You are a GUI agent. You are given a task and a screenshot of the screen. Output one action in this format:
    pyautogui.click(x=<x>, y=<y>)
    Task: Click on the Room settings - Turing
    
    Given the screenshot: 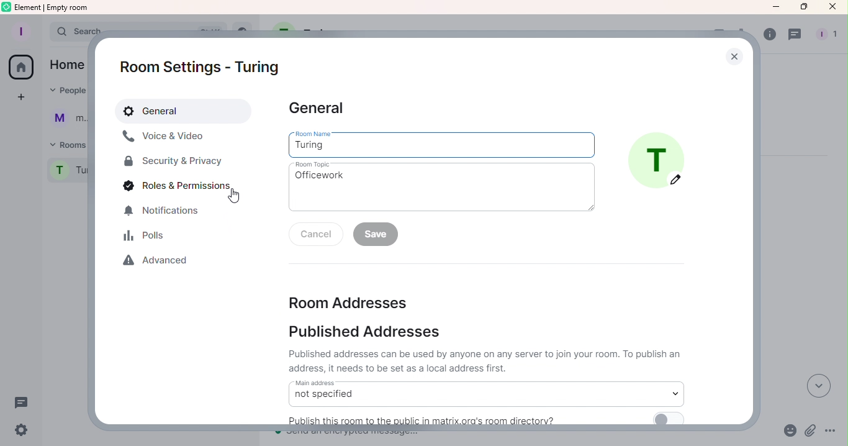 What is the action you would take?
    pyautogui.click(x=200, y=63)
    